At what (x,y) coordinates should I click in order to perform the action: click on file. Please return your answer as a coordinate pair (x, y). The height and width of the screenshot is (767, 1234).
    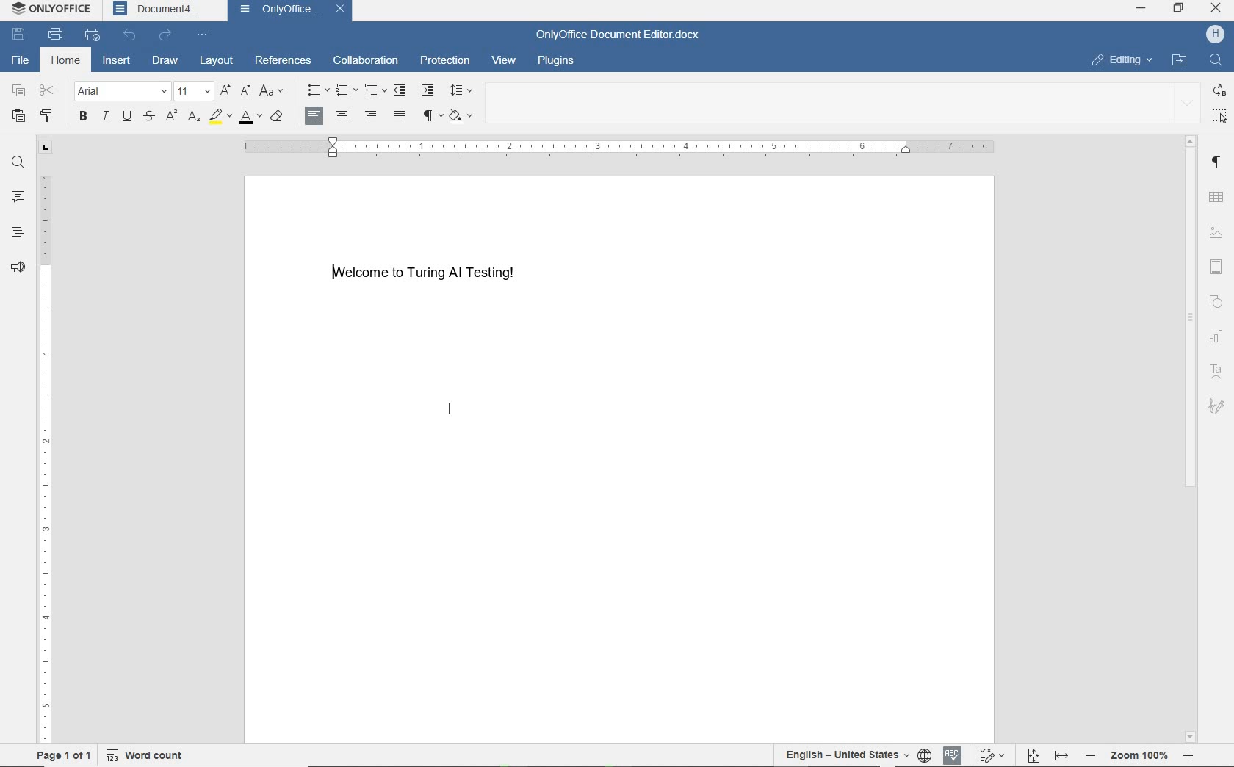
    Looking at the image, I should click on (18, 60).